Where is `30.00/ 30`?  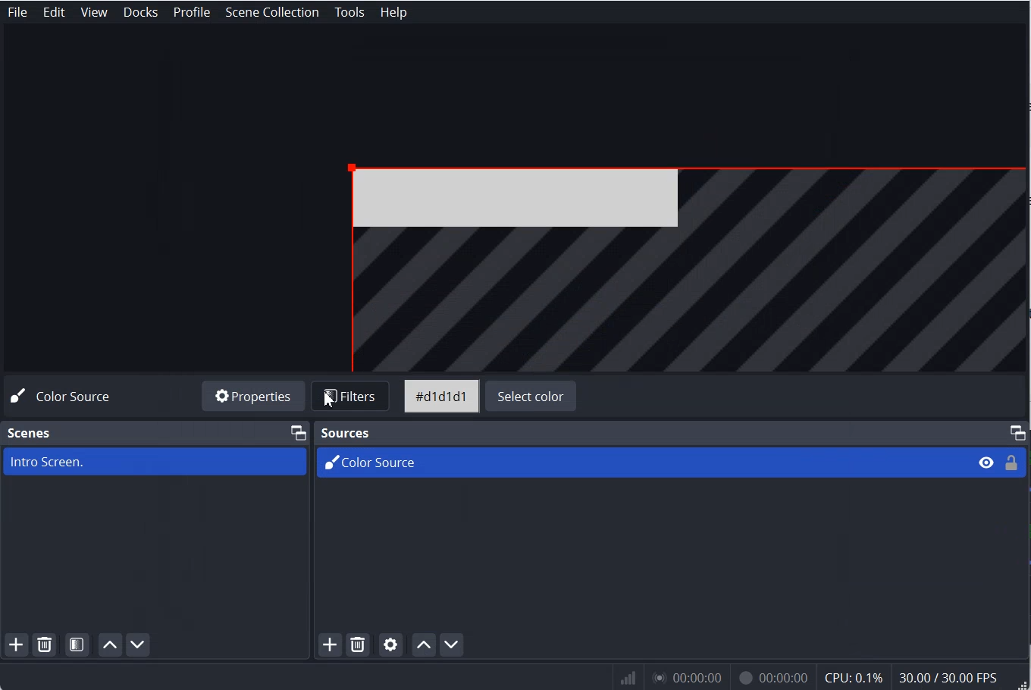 30.00/ 30 is located at coordinates (951, 679).